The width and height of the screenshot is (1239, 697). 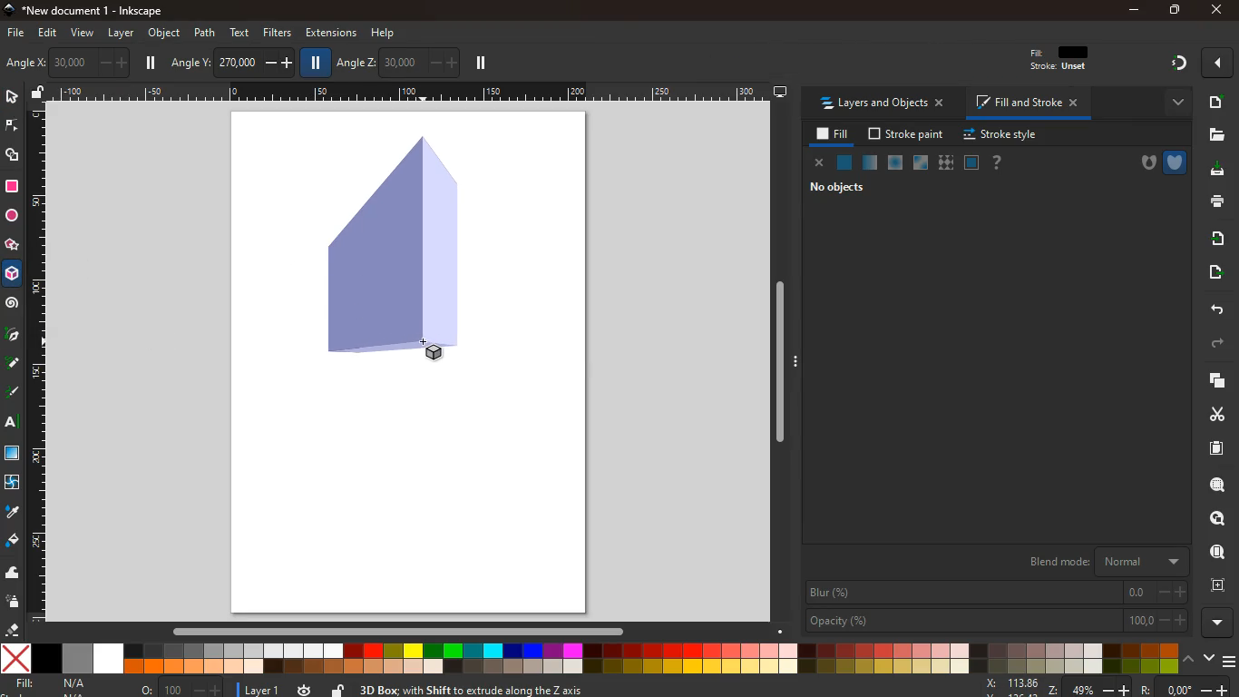 What do you see at coordinates (14, 630) in the screenshot?
I see `erase` at bounding box center [14, 630].